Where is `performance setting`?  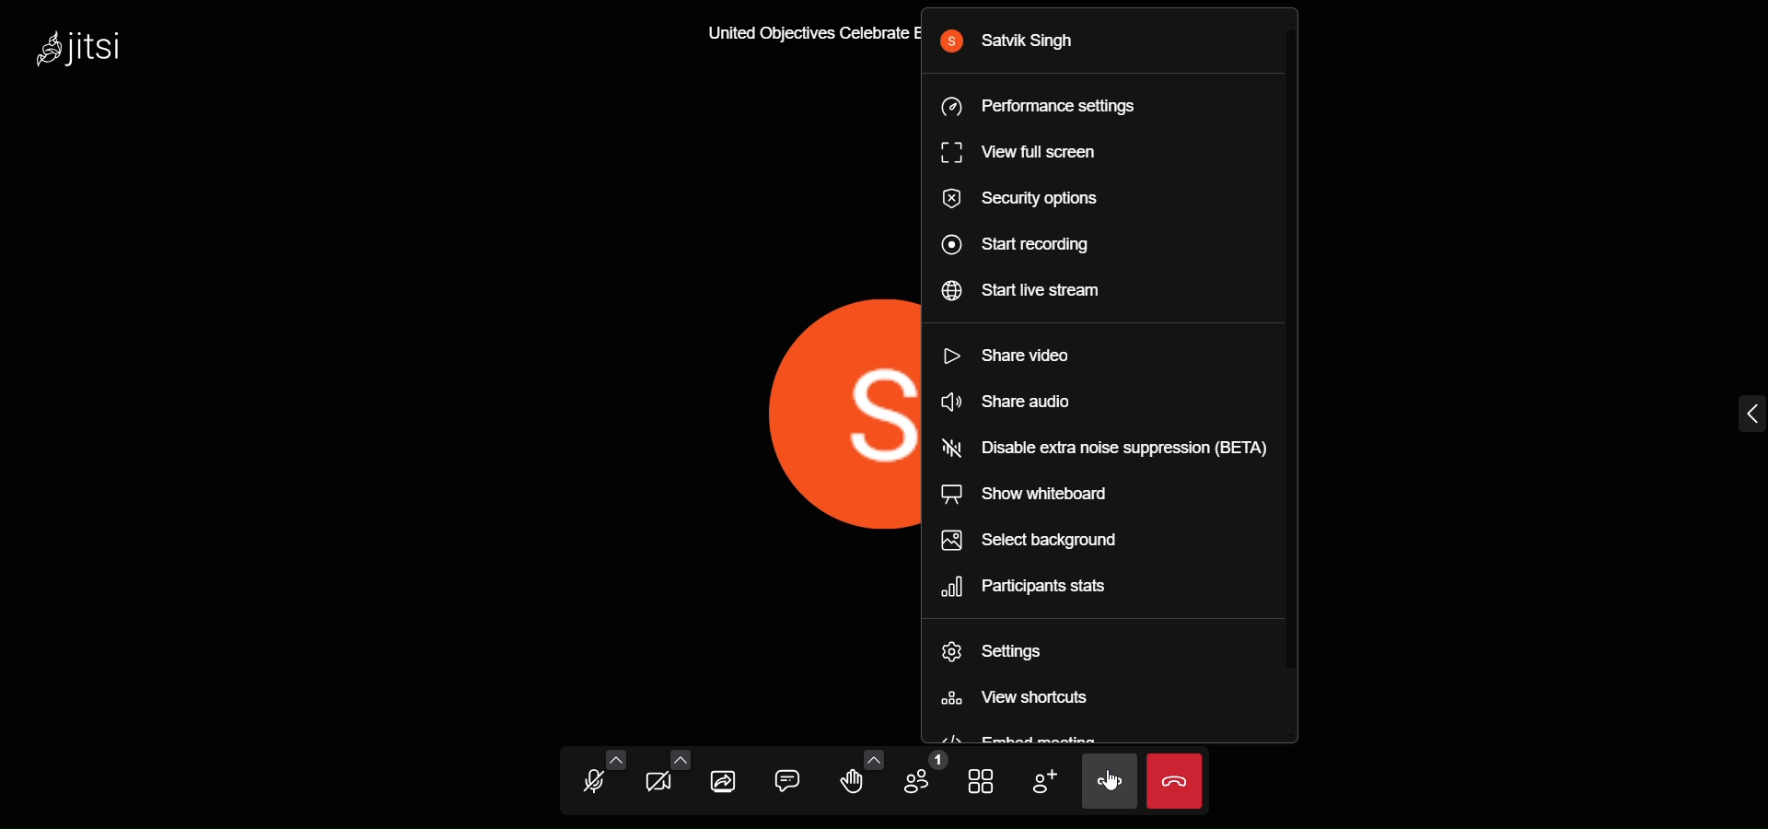 performance setting is located at coordinates (1056, 107).